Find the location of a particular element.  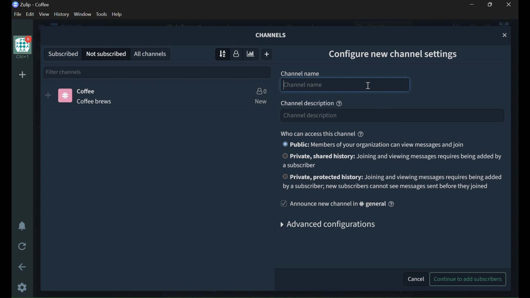

TOOLS is located at coordinates (101, 14).